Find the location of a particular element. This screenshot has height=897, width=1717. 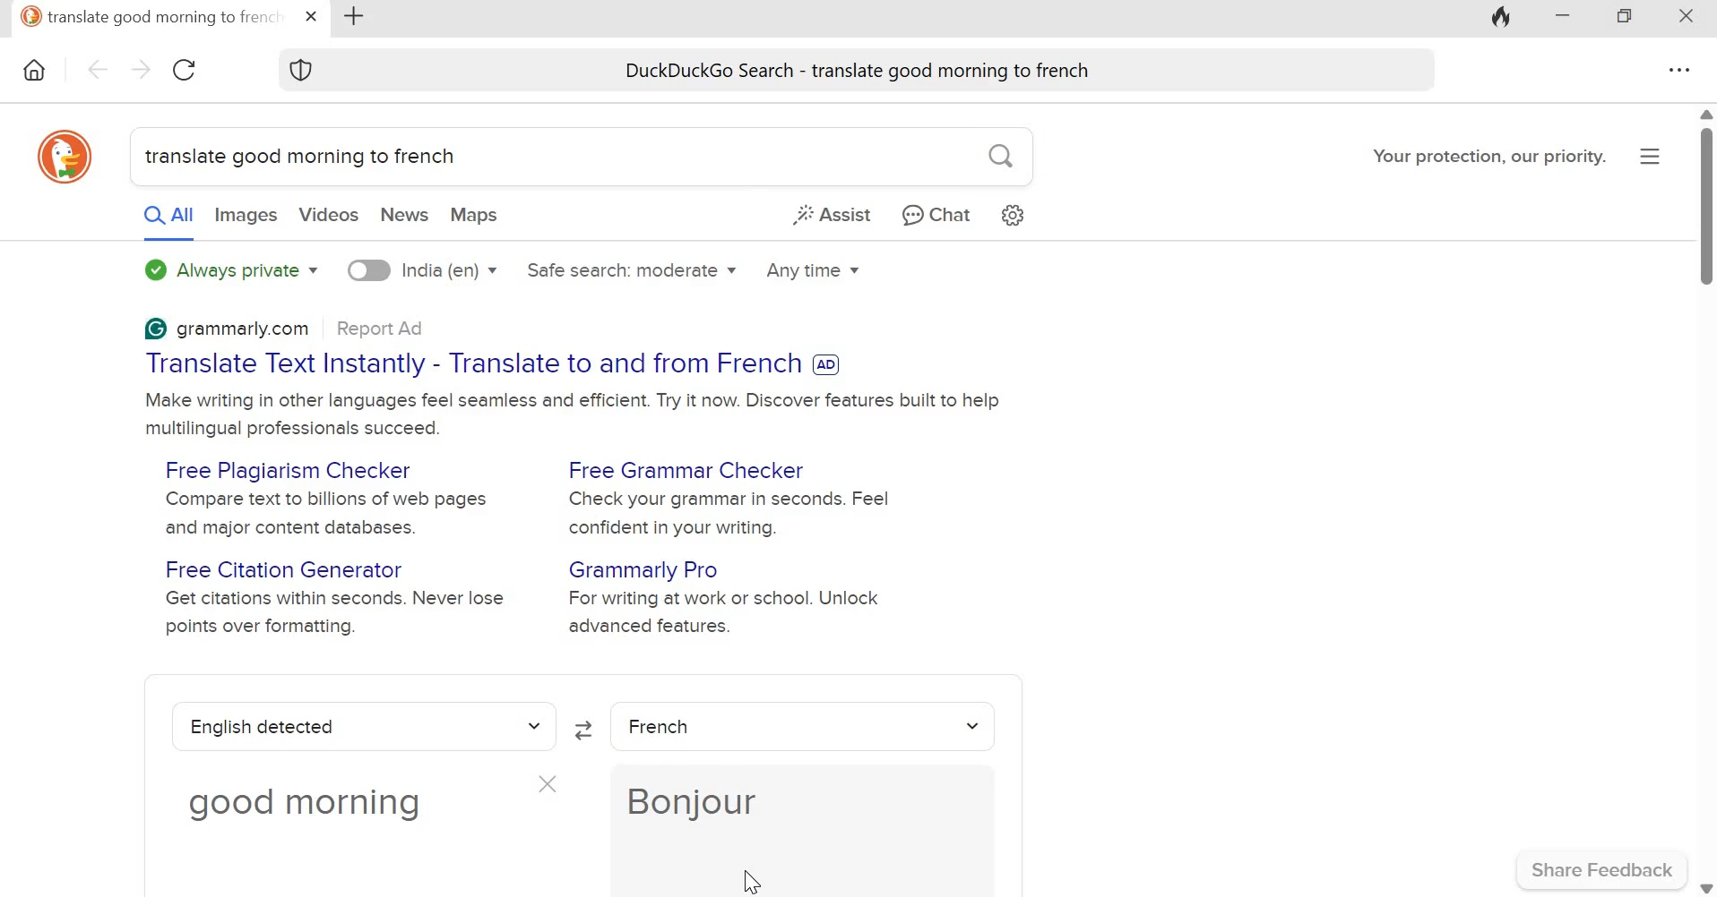

close is located at coordinates (309, 15).